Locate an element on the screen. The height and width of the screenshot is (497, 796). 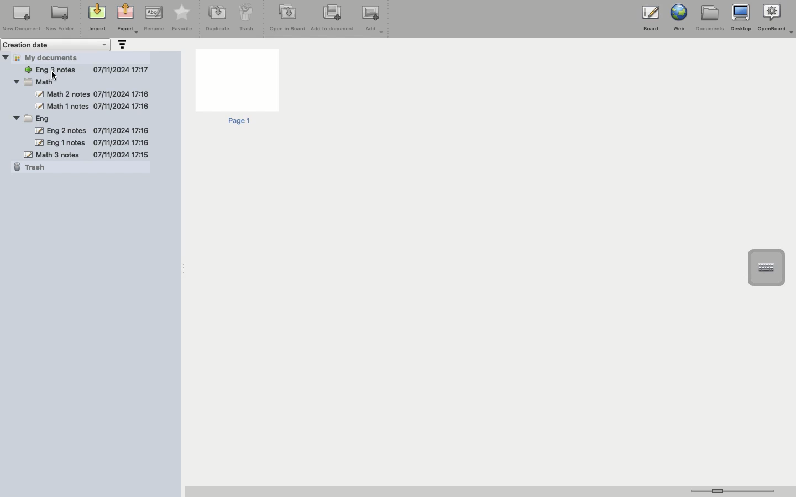
Text input is located at coordinates (766, 268).